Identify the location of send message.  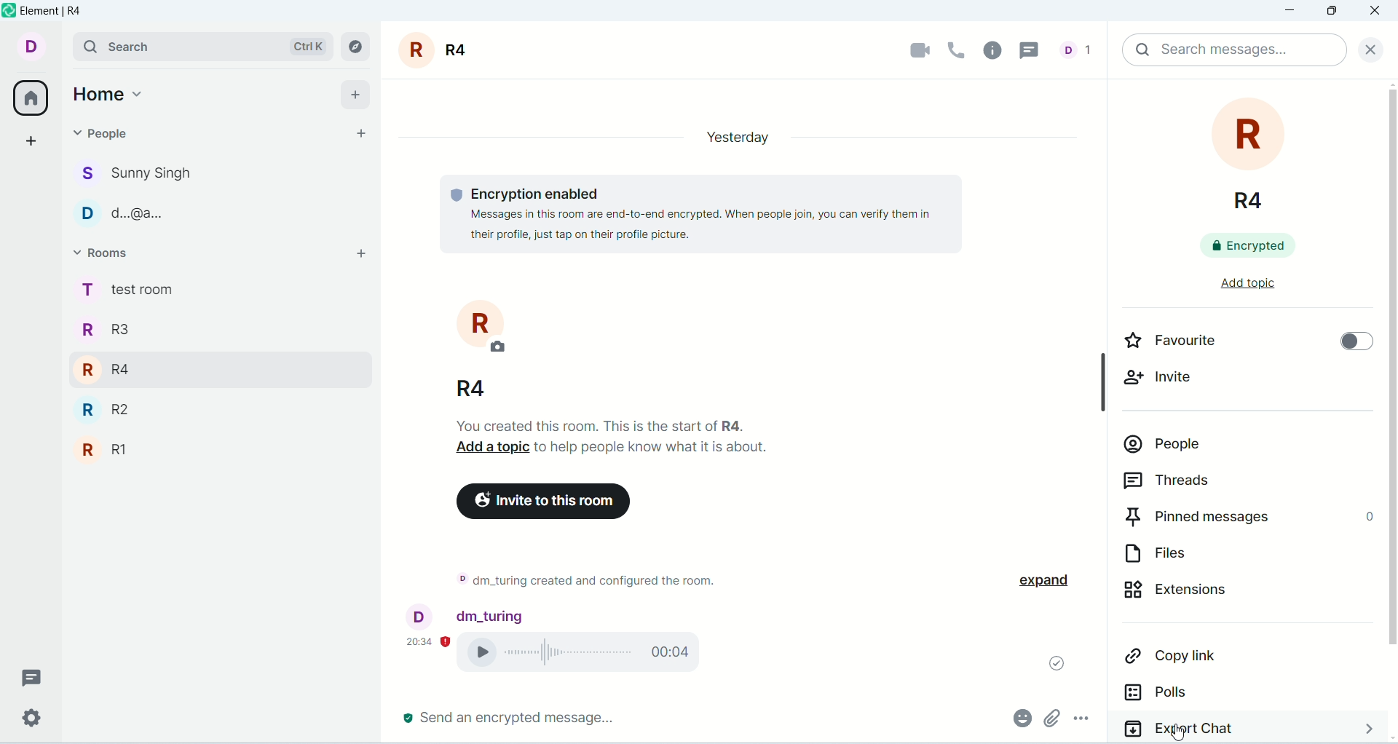
(510, 718).